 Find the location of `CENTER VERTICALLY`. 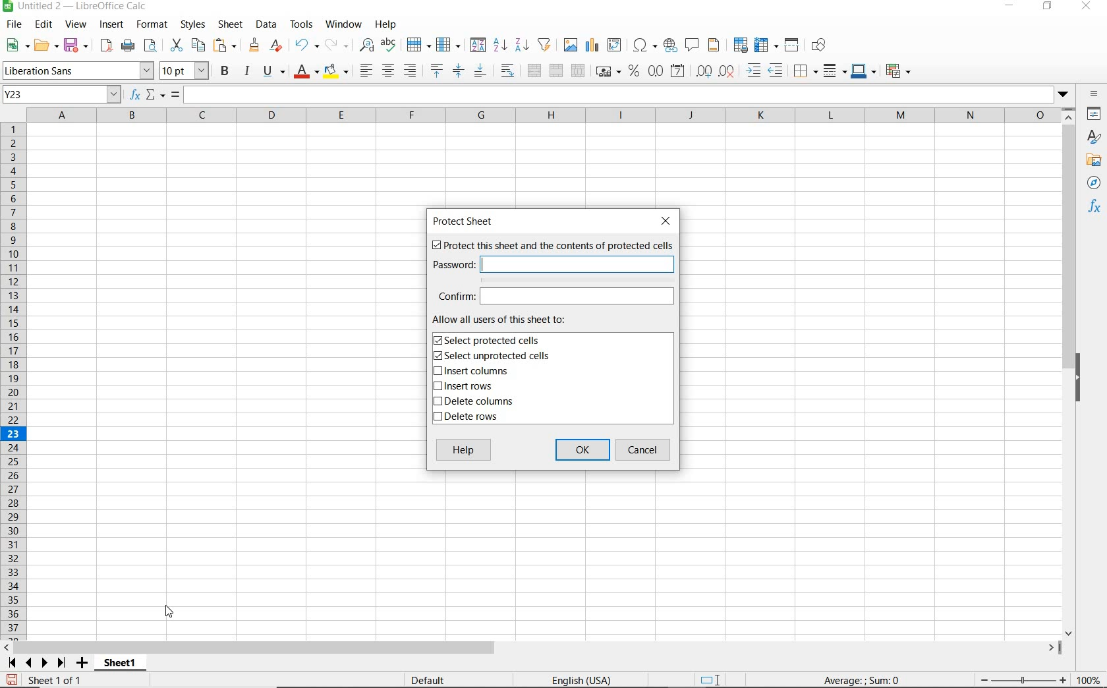

CENTER VERTICALLY is located at coordinates (459, 72).